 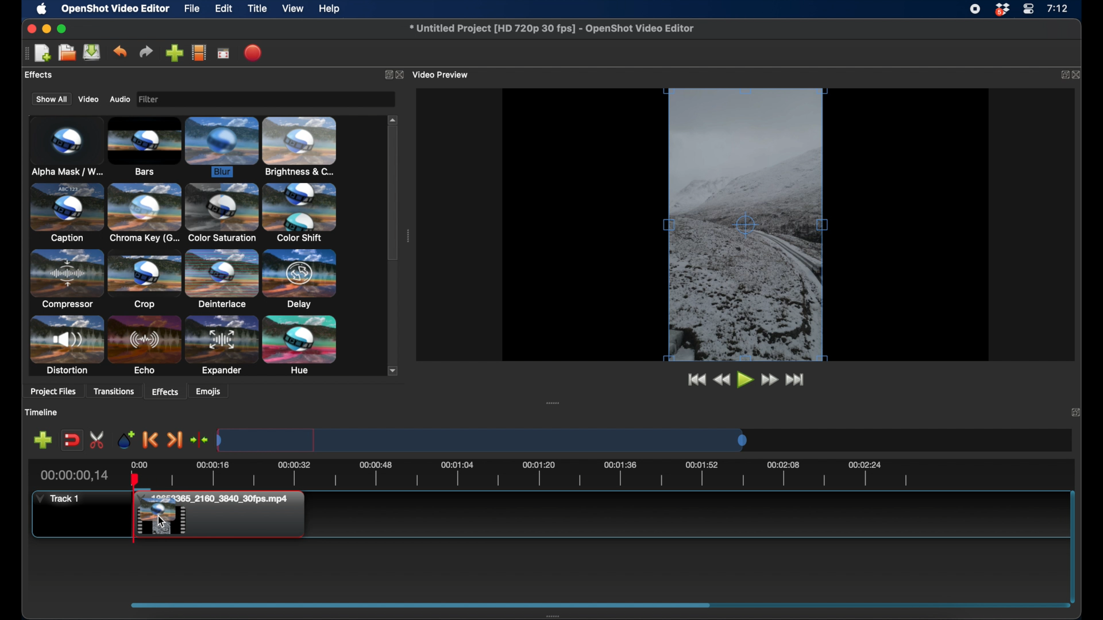 What do you see at coordinates (65, 53) in the screenshot?
I see `open project` at bounding box center [65, 53].